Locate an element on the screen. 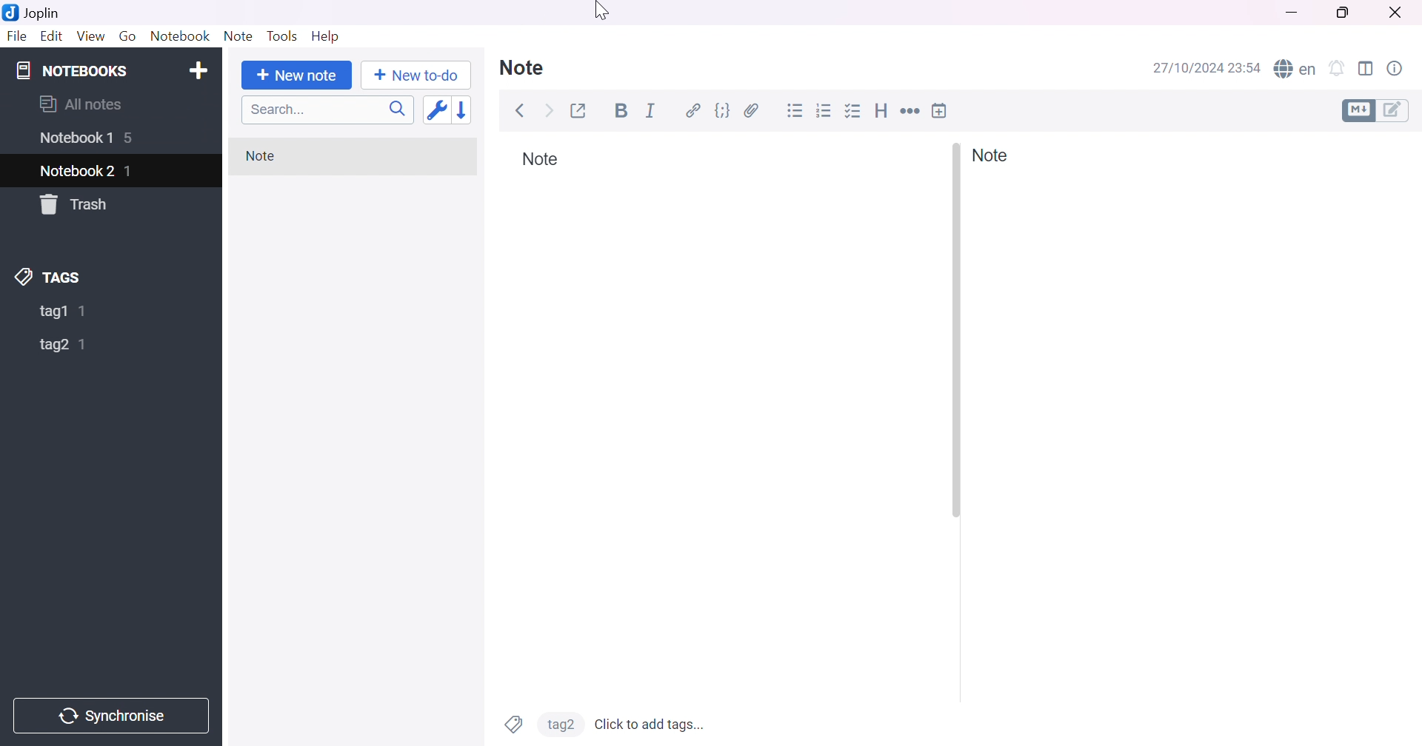 This screenshot has width=1422, height=746. Close is located at coordinates (1393, 11).